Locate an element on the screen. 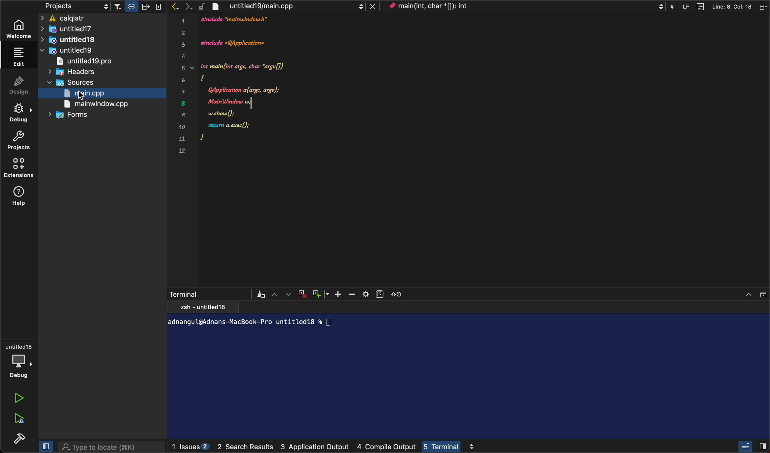 The height and width of the screenshot is (453, 770). Plus is located at coordinates (339, 294).